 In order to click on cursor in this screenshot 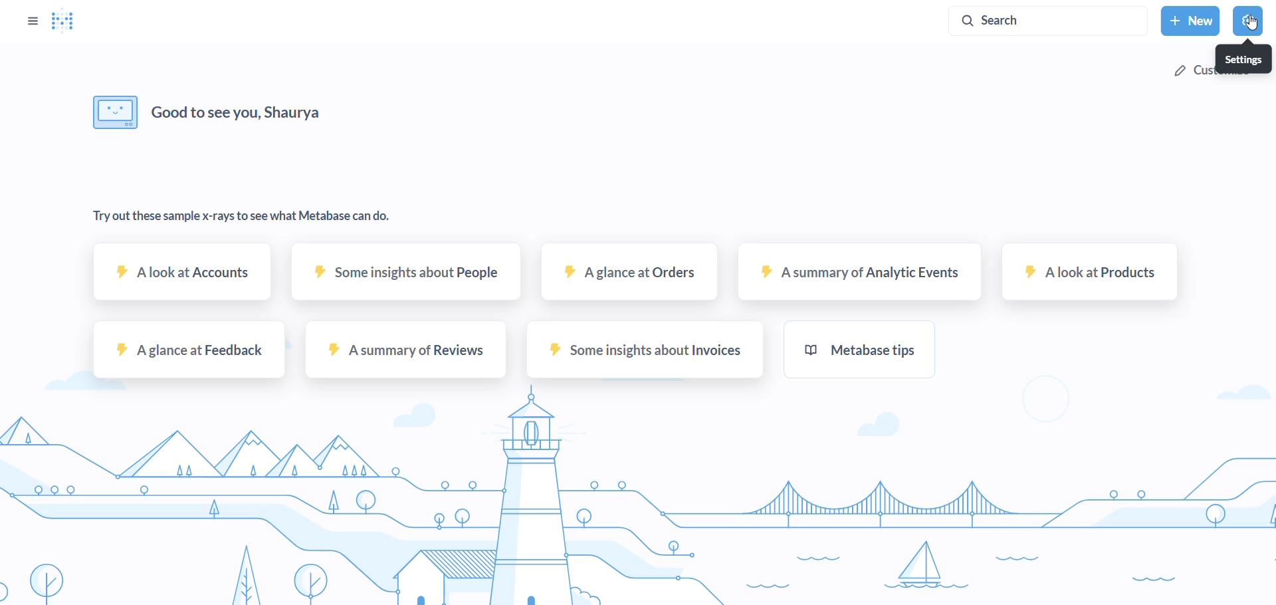, I will do `click(1254, 21)`.